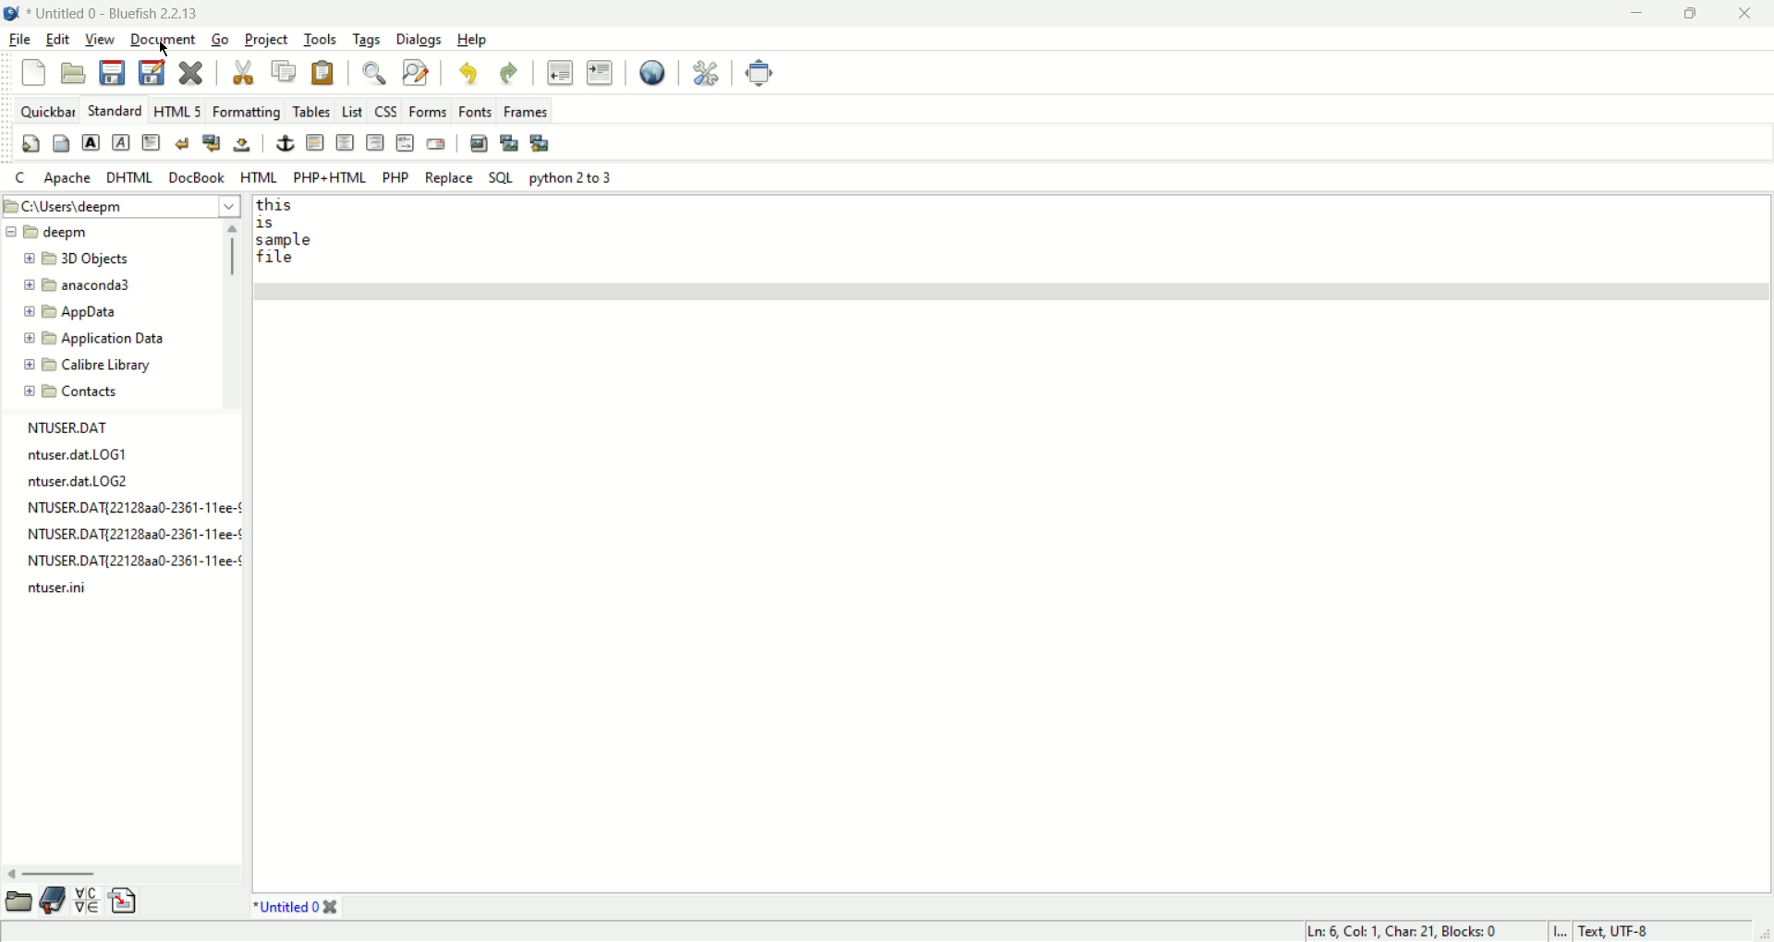  What do you see at coordinates (405, 143) in the screenshot?
I see `HTML comment` at bounding box center [405, 143].